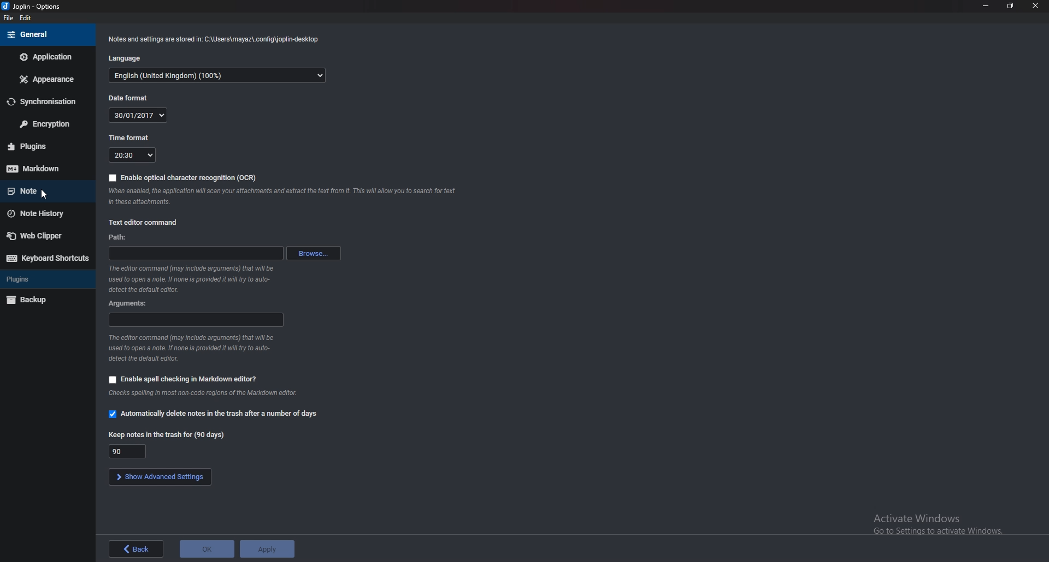 This screenshot has height=562, width=1049. Describe the element at coordinates (117, 237) in the screenshot. I see `path` at that location.